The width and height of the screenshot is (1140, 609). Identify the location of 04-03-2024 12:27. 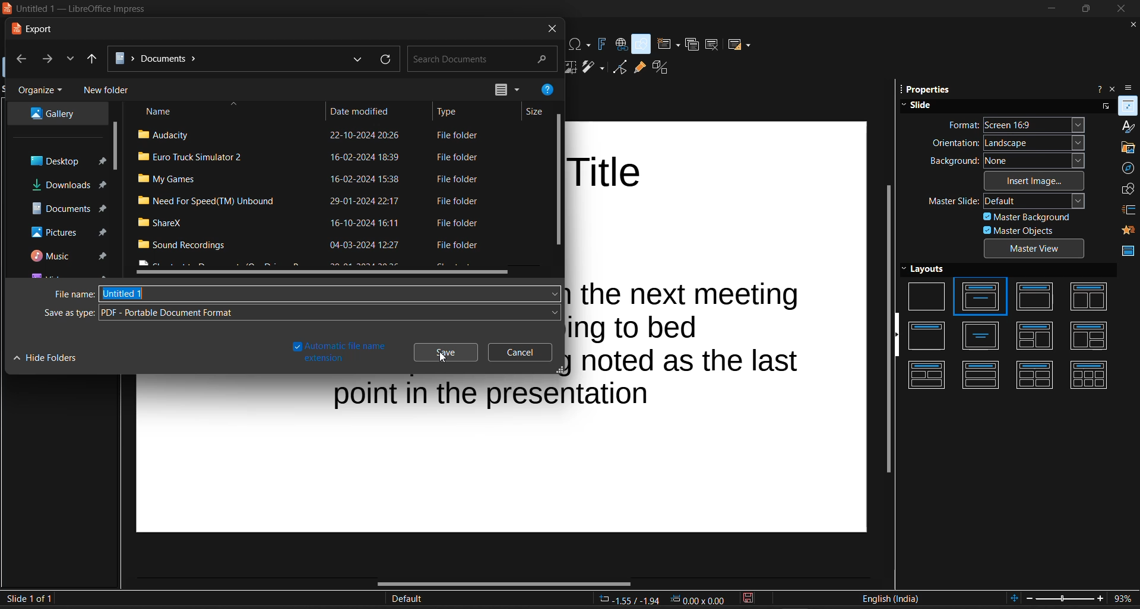
(363, 245).